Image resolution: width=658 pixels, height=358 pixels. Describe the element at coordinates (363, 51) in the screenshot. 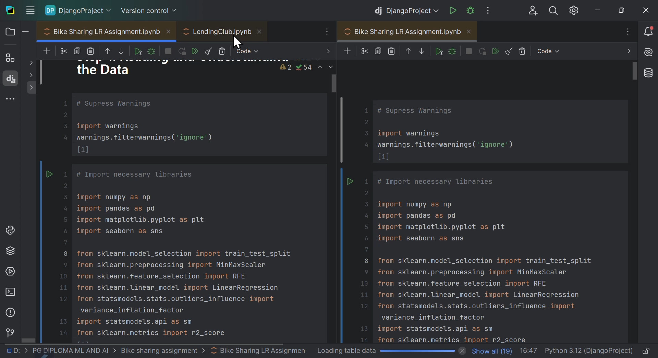

I see `cut cell` at that location.